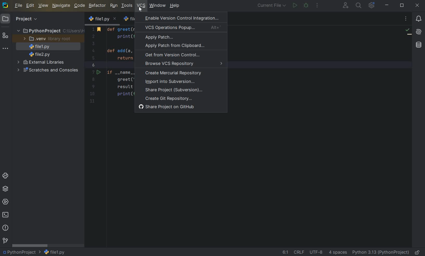  What do you see at coordinates (5, 241) in the screenshot?
I see `Version control` at bounding box center [5, 241].